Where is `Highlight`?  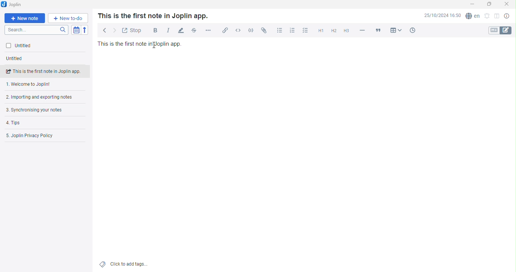
Highlight is located at coordinates (181, 31).